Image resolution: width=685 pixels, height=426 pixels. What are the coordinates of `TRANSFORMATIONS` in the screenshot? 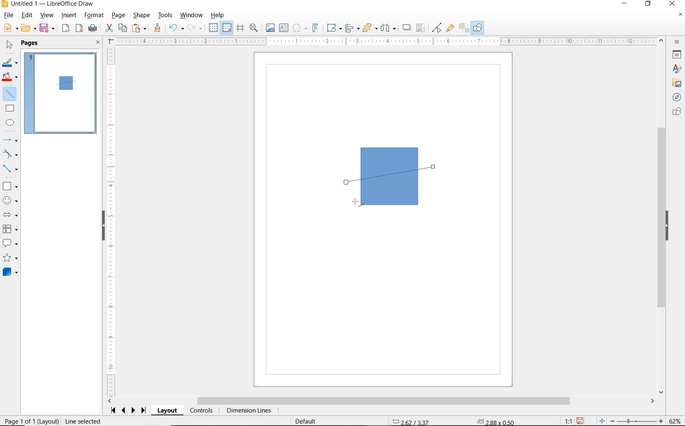 It's located at (333, 28).